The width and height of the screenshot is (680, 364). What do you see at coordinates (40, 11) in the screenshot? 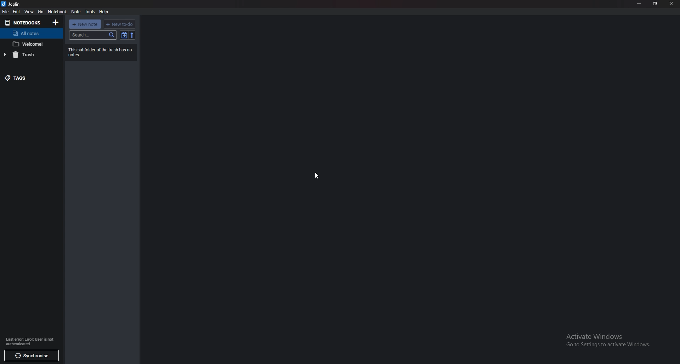
I see `Go` at bounding box center [40, 11].